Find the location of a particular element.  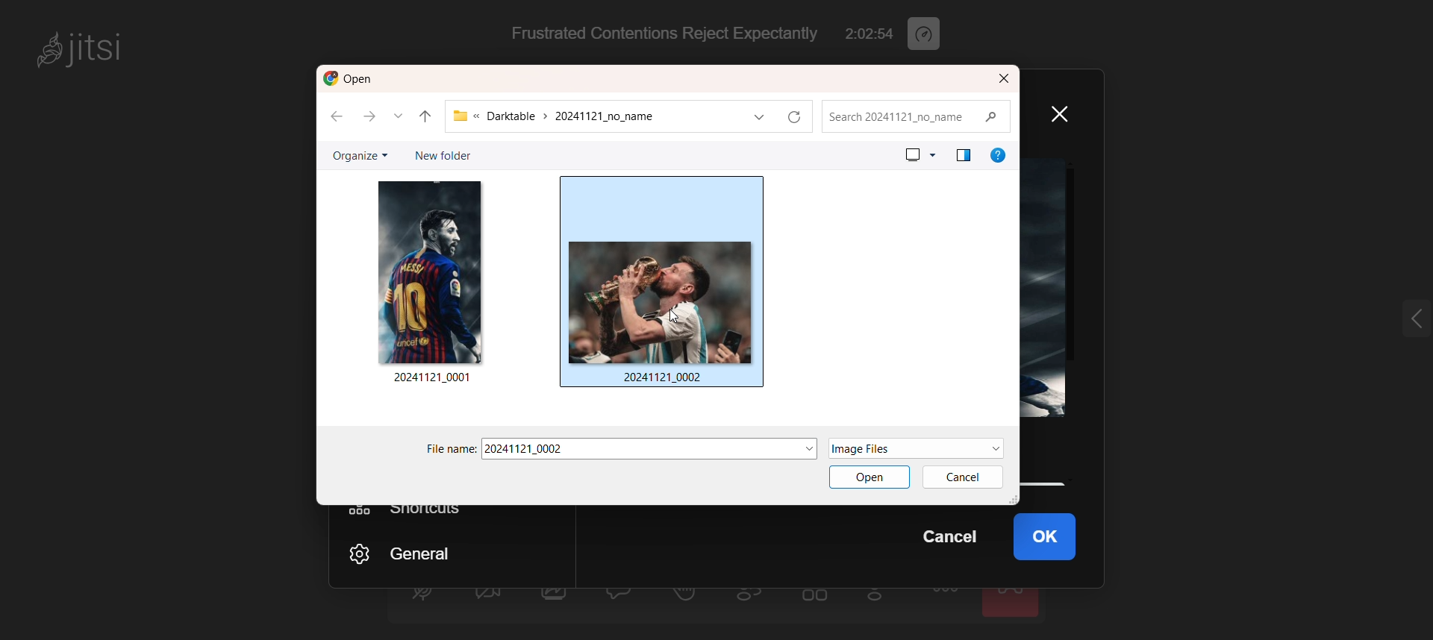

shortcut is located at coordinates (409, 512).